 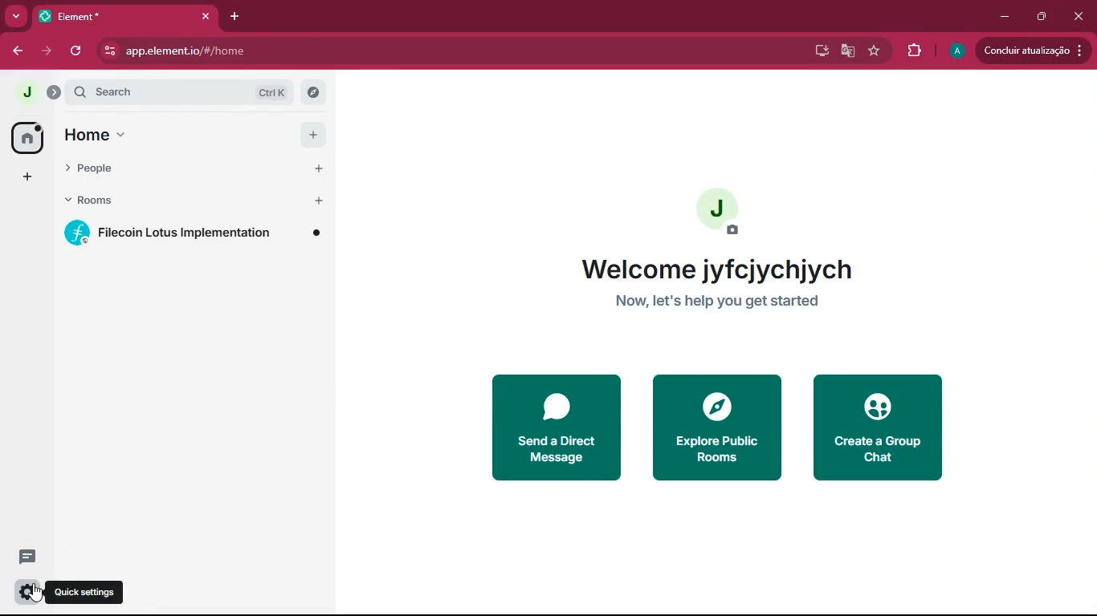 What do you see at coordinates (318, 51) in the screenshot?
I see `app.elementio/#/home` at bounding box center [318, 51].